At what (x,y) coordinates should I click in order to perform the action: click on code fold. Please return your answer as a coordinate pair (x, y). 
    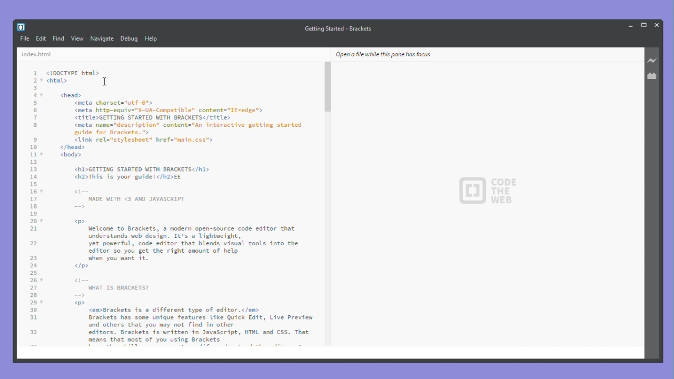
    Looking at the image, I should click on (42, 280).